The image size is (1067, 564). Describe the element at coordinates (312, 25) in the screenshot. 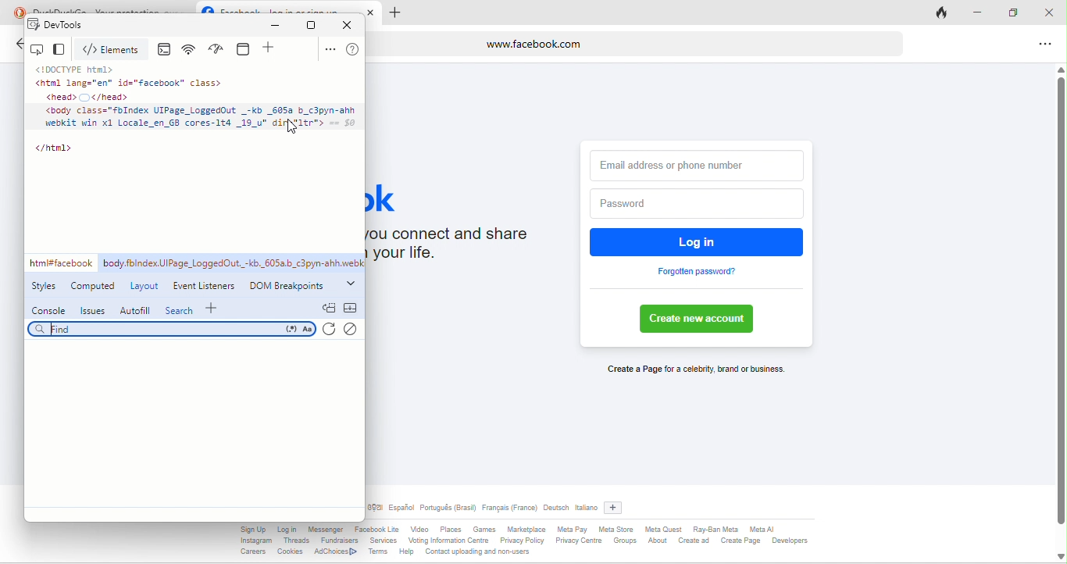

I see `maximize` at that location.